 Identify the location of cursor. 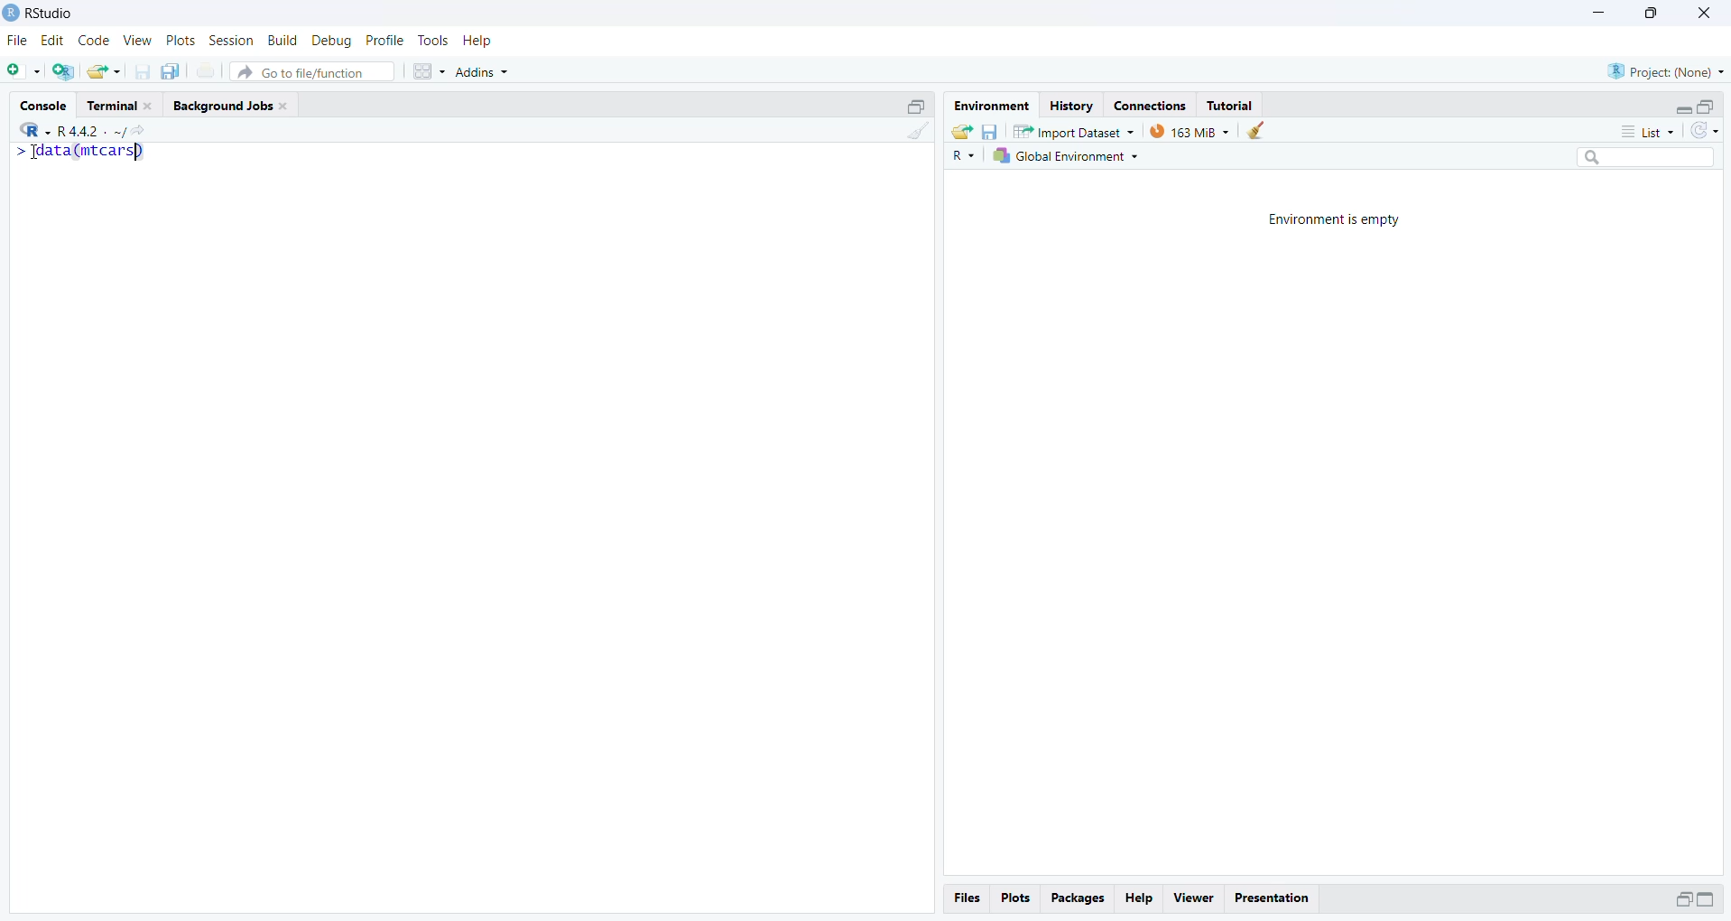
(36, 152).